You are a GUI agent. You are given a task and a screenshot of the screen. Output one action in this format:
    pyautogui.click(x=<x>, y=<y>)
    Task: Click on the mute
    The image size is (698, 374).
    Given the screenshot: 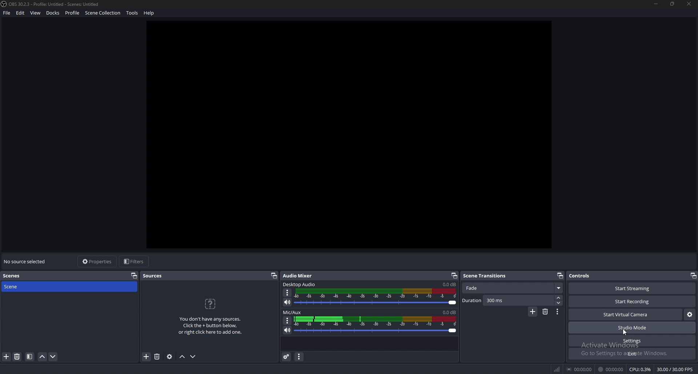 What is the action you would take?
    pyautogui.click(x=288, y=330)
    